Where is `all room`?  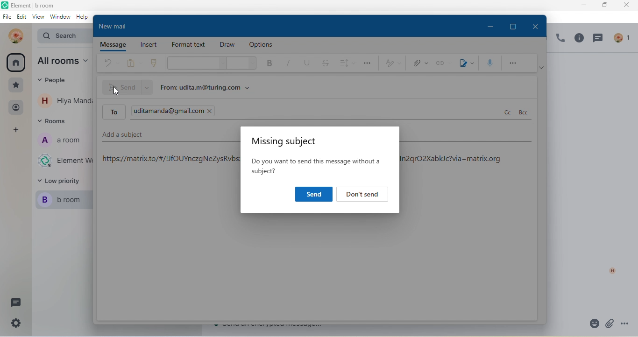
all room is located at coordinates (16, 64).